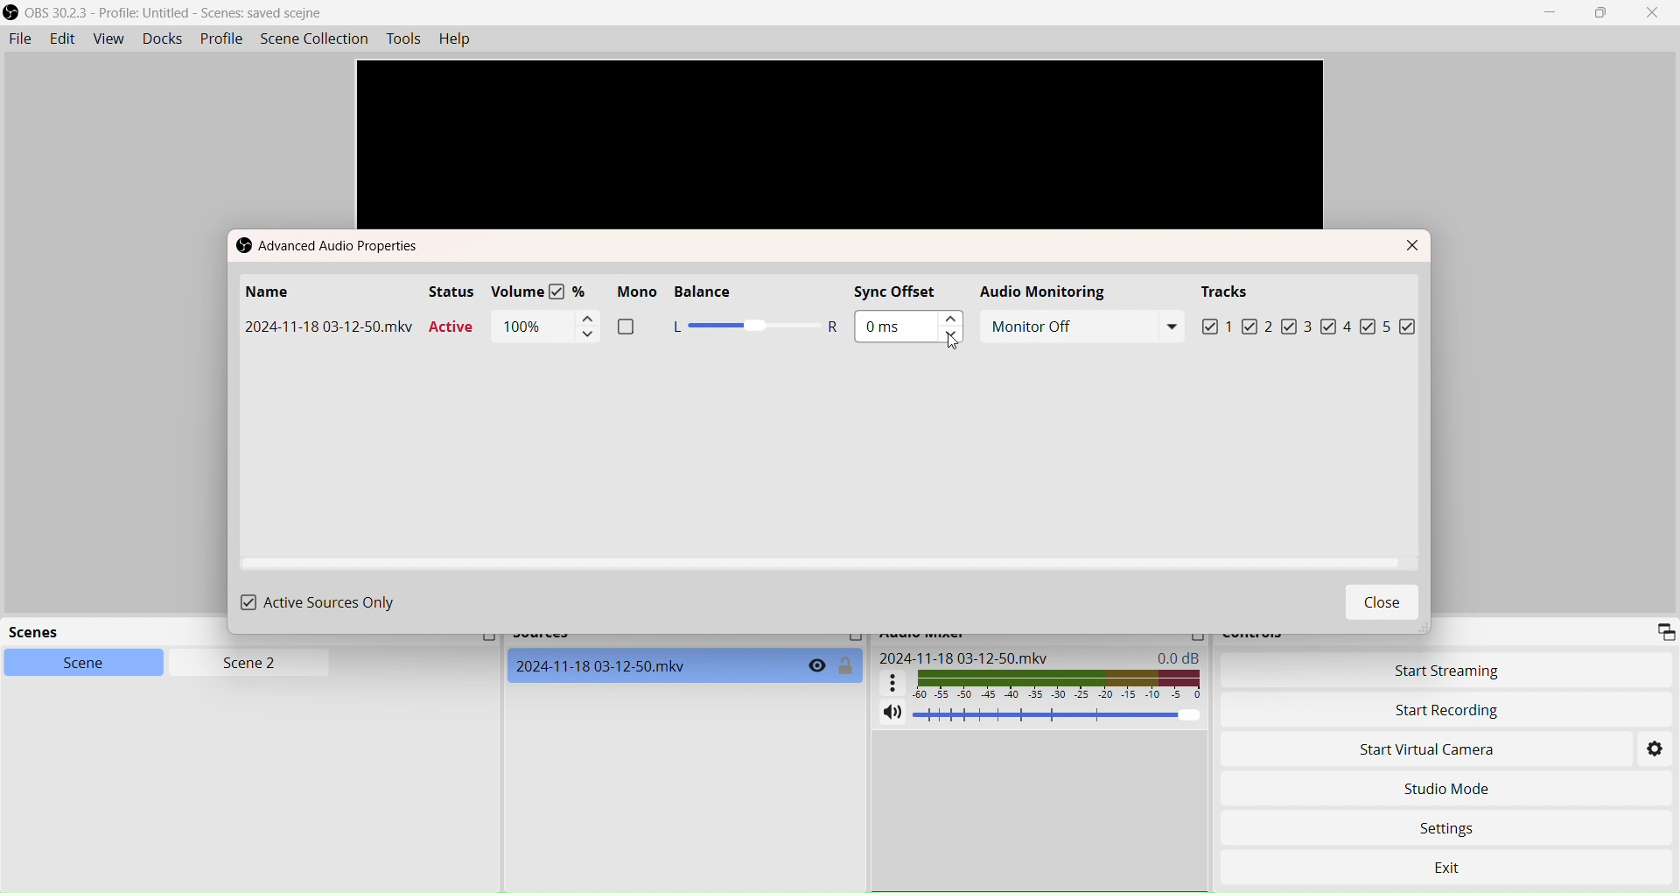 Image resolution: width=1680 pixels, height=893 pixels. What do you see at coordinates (633, 314) in the screenshot?
I see `Mono` at bounding box center [633, 314].